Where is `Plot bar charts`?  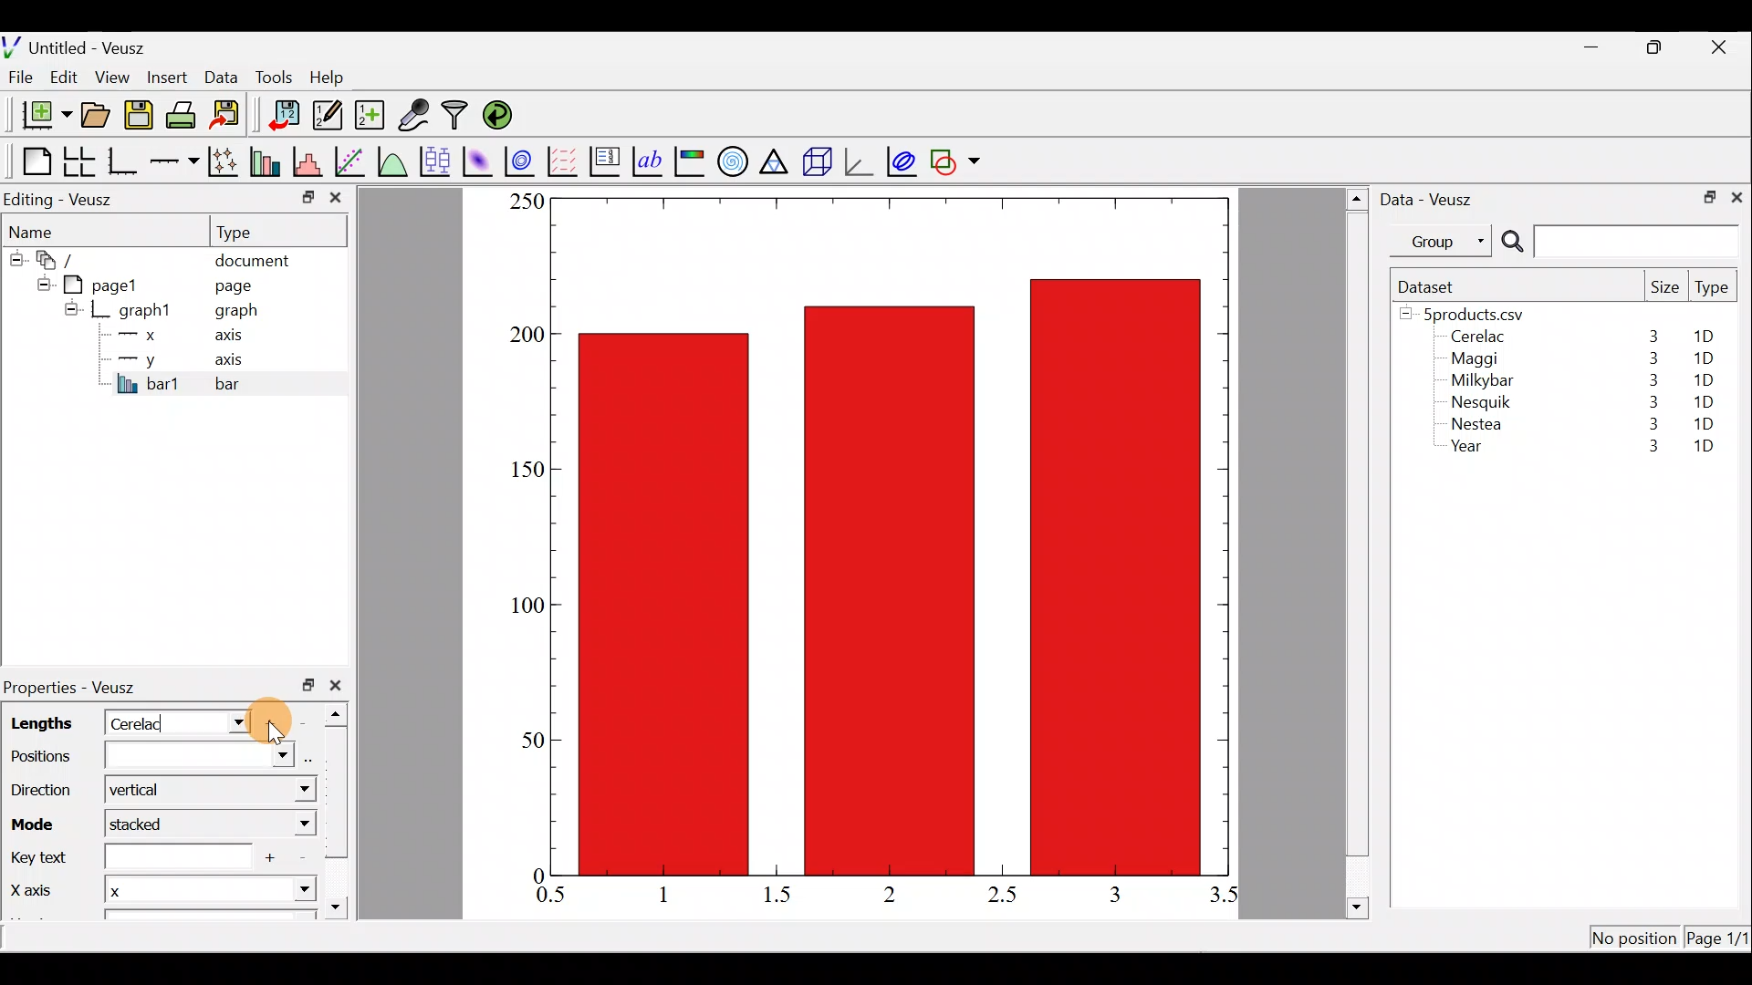 Plot bar charts is located at coordinates (267, 160).